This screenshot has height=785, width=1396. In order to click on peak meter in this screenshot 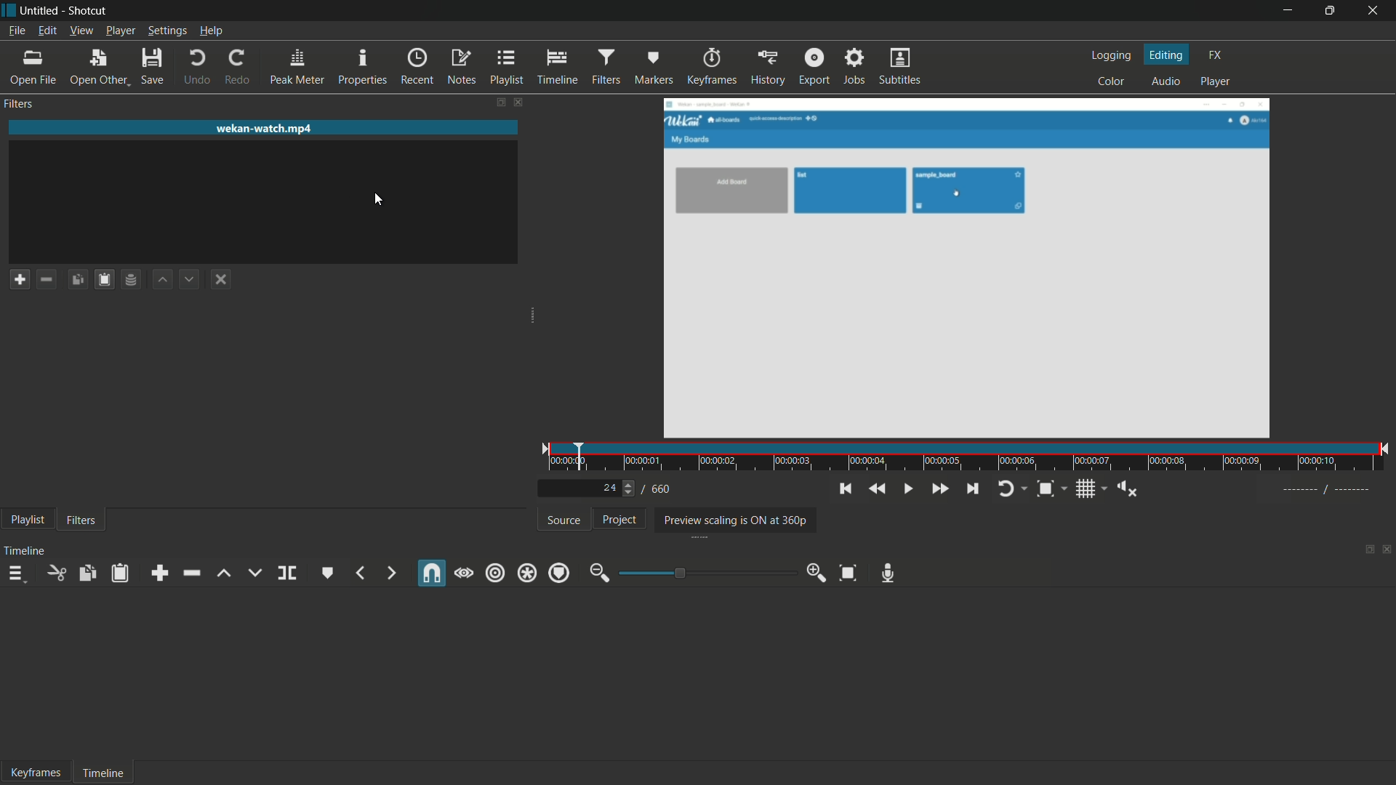, I will do `click(295, 66)`.